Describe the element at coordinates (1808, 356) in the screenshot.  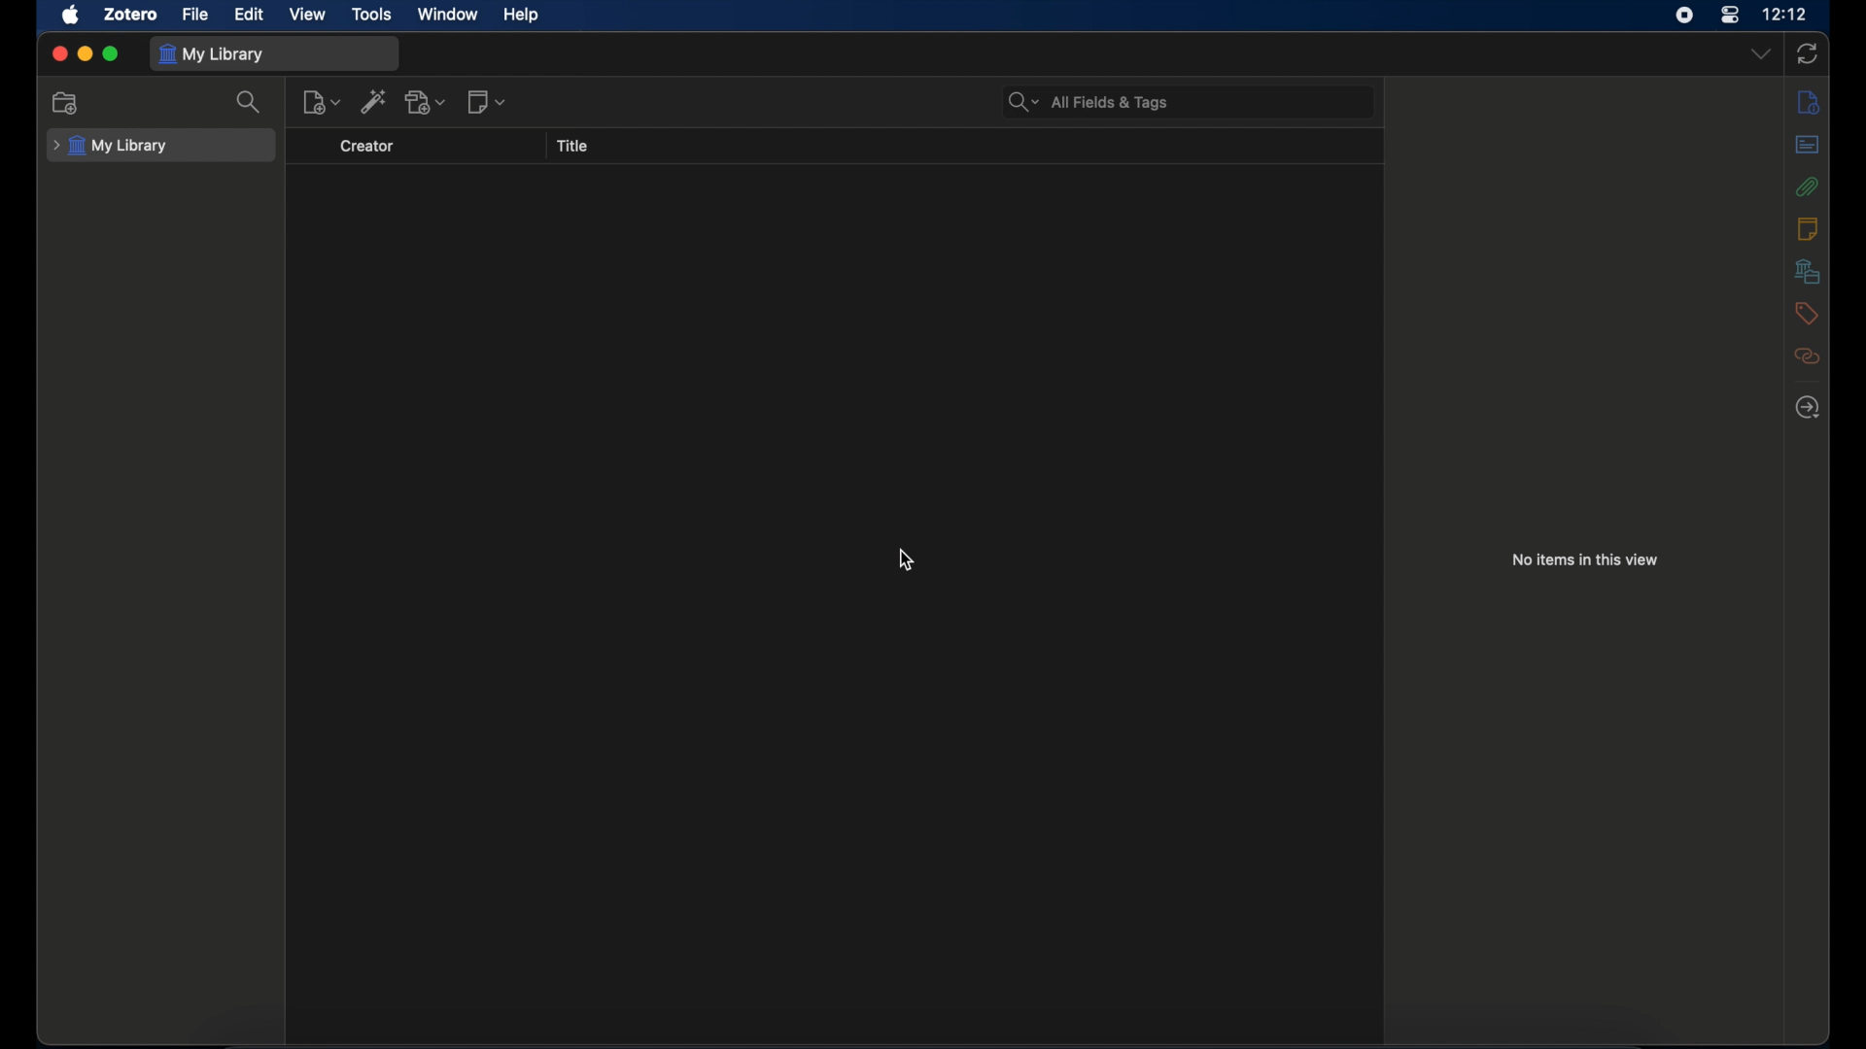
I see `related` at that location.